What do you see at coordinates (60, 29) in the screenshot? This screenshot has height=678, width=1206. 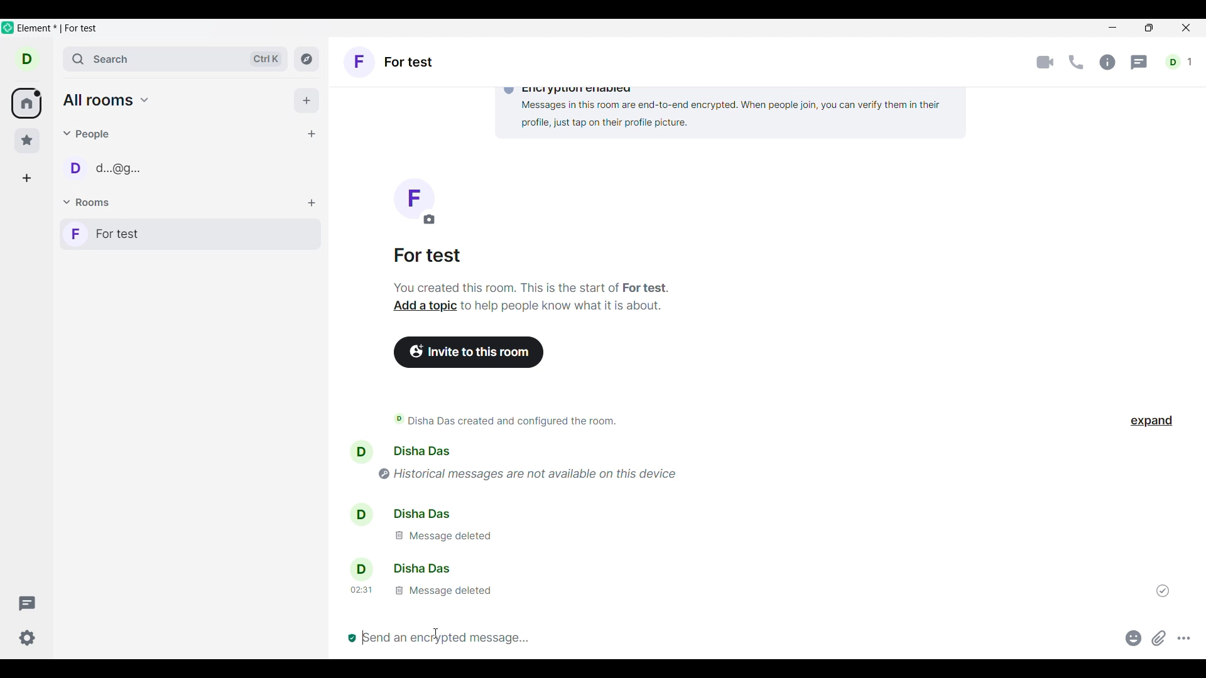 I see `Software and room name` at bounding box center [60, 29].